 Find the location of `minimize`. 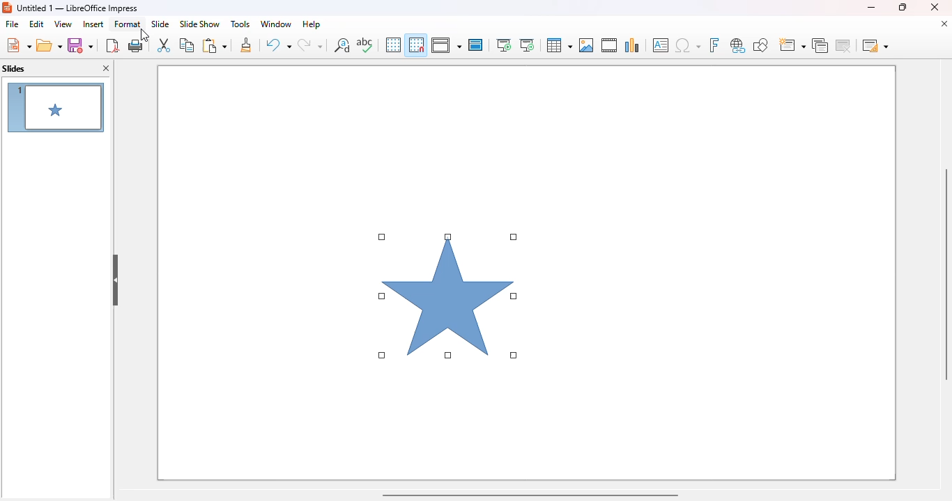

minimize is located at coordinates (870, 7).